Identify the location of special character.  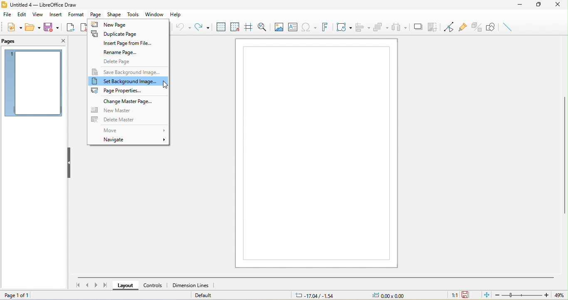
(309, 28).